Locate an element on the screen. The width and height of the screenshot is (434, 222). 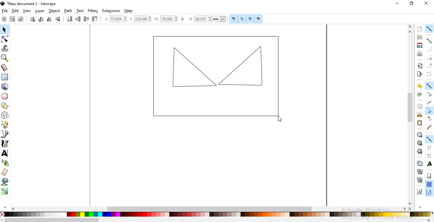
draw freehand lines is located at coordinates (5, 126).